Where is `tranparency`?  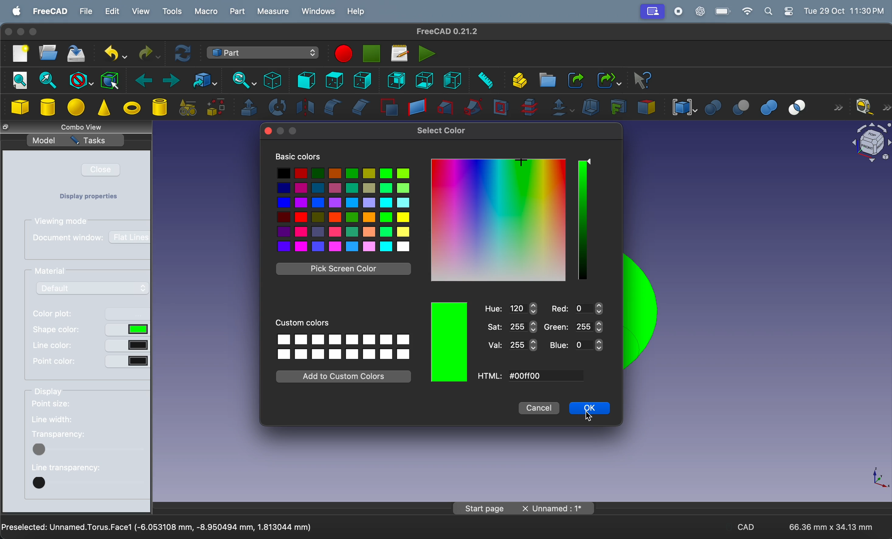
tranparency is located at coordinates (67, 435).